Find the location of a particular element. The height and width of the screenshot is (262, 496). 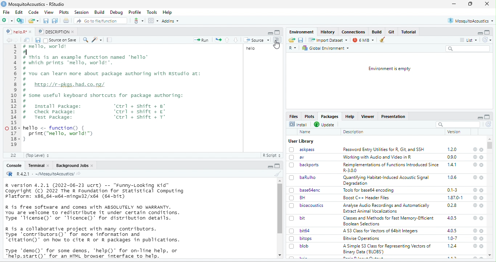

help is located at coordinates (475, 177).